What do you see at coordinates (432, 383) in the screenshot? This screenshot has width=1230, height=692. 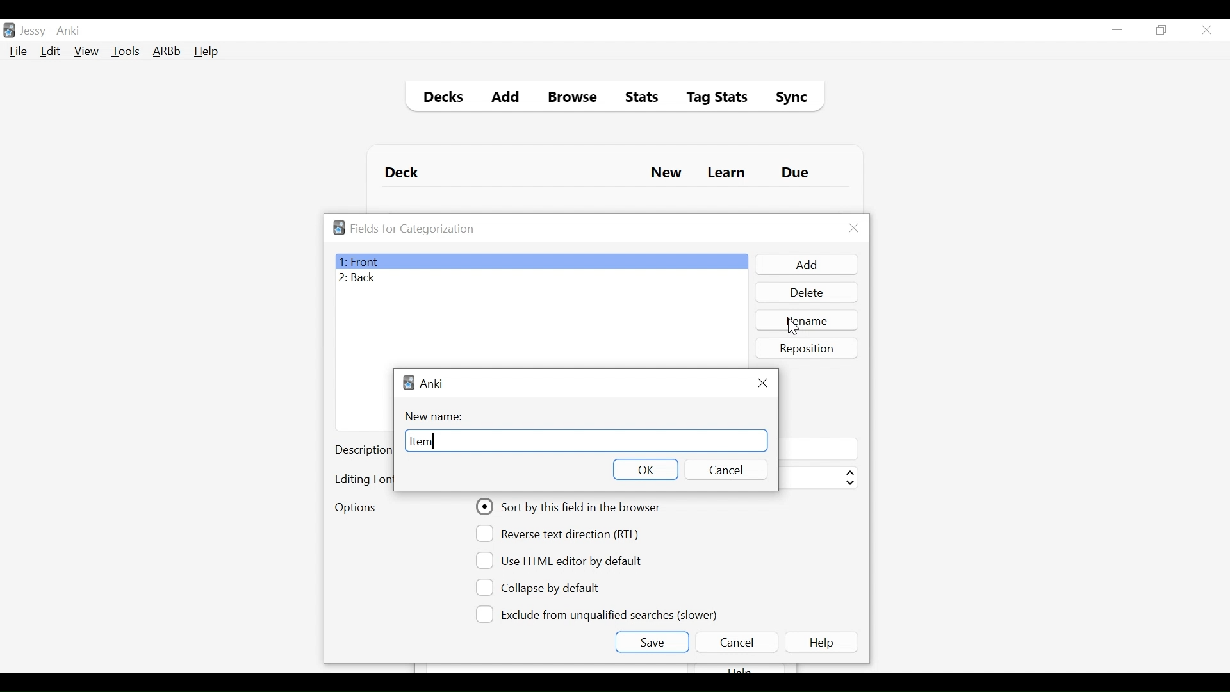 I see `Anki` at bounding box center [432, 383].